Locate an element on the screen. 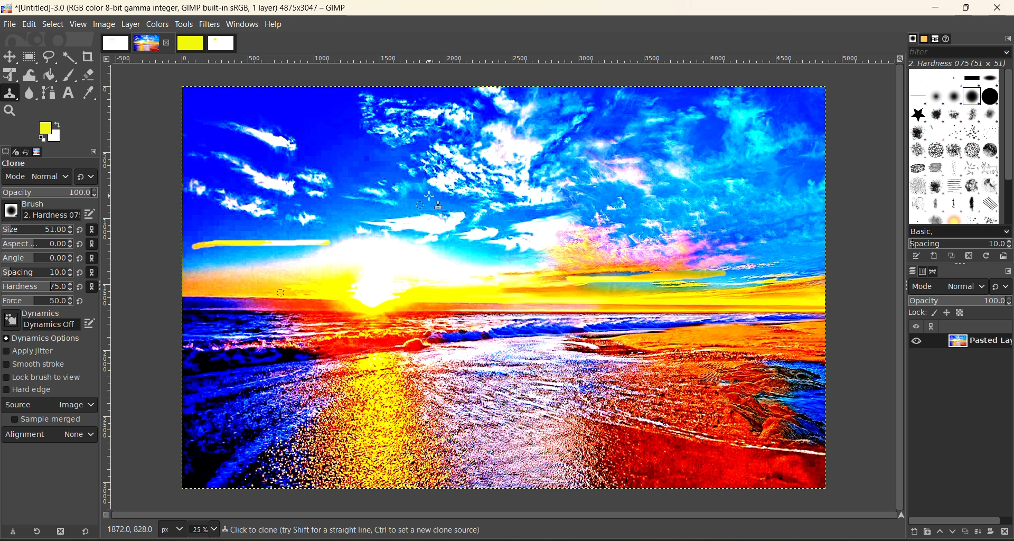 The image size is (1014, 541). clone is located at coordinates (24, 164).